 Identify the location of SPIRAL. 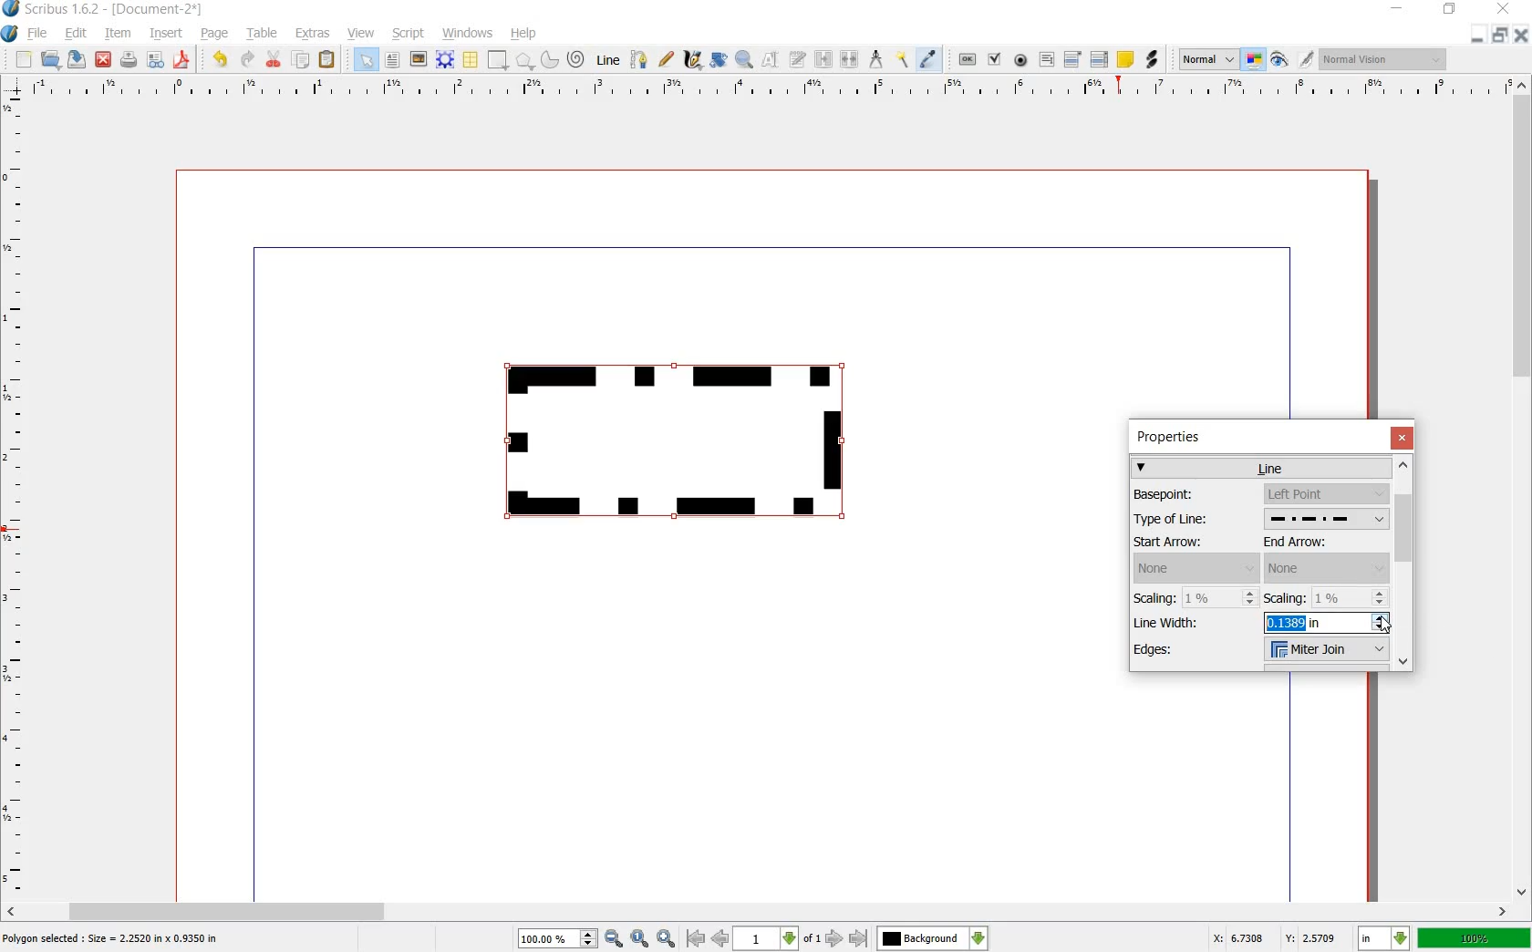
(574, 60).